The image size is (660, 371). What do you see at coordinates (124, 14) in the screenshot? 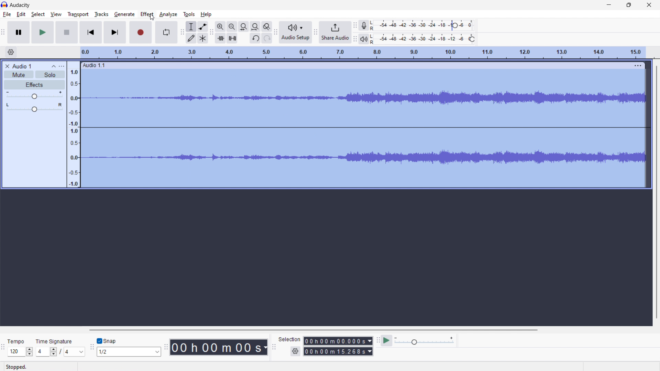
I see `generate` at bounding box center [124, 14].